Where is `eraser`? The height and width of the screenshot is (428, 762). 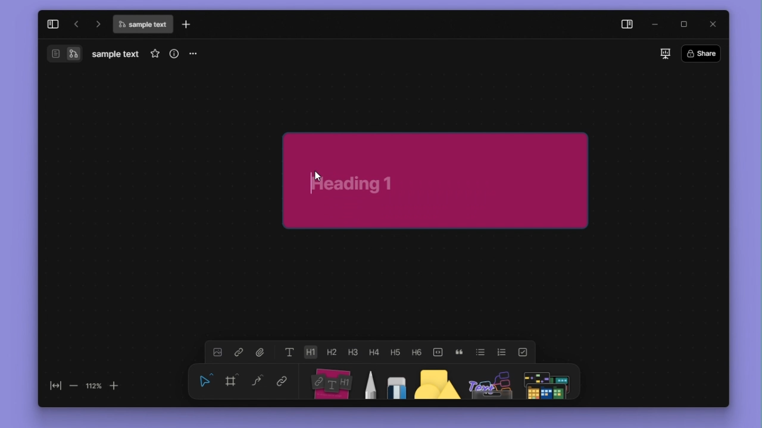
eraser is located at coordinates (396, 382).